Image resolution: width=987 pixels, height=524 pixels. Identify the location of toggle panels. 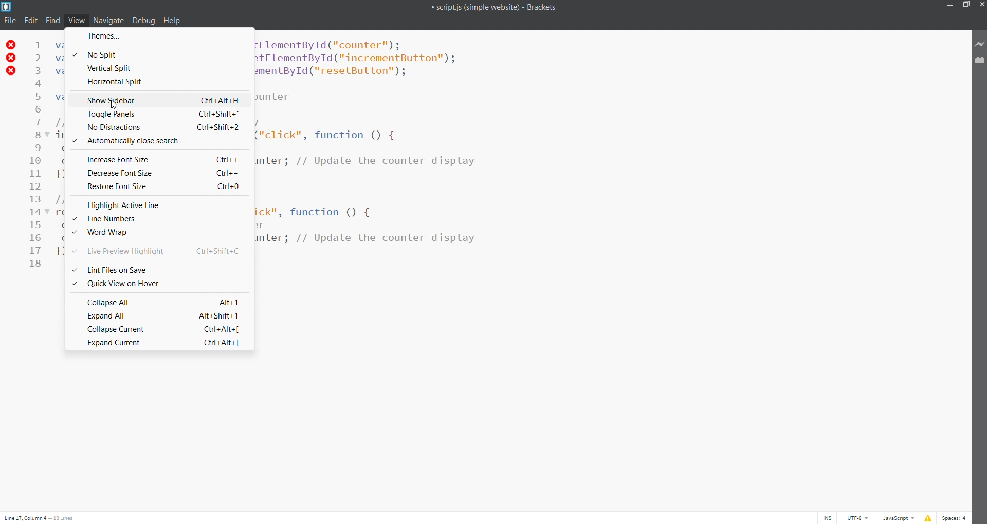
(159, 114).